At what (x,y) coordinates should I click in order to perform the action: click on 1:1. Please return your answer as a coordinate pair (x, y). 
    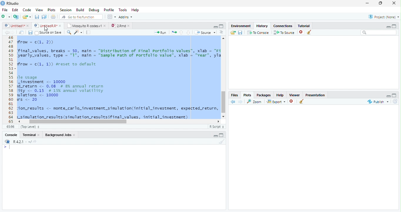
    Looking at the image, I should click on (10, 127).